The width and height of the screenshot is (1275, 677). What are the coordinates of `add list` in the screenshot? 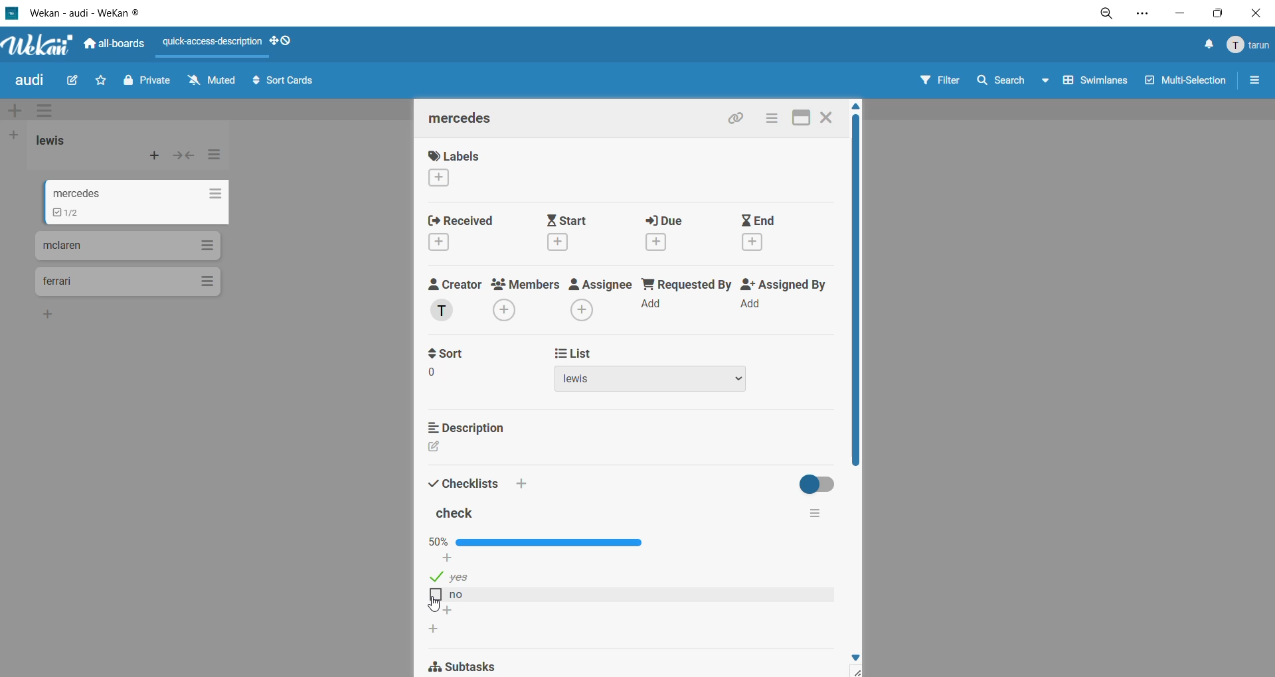 It's located at (16, 136).